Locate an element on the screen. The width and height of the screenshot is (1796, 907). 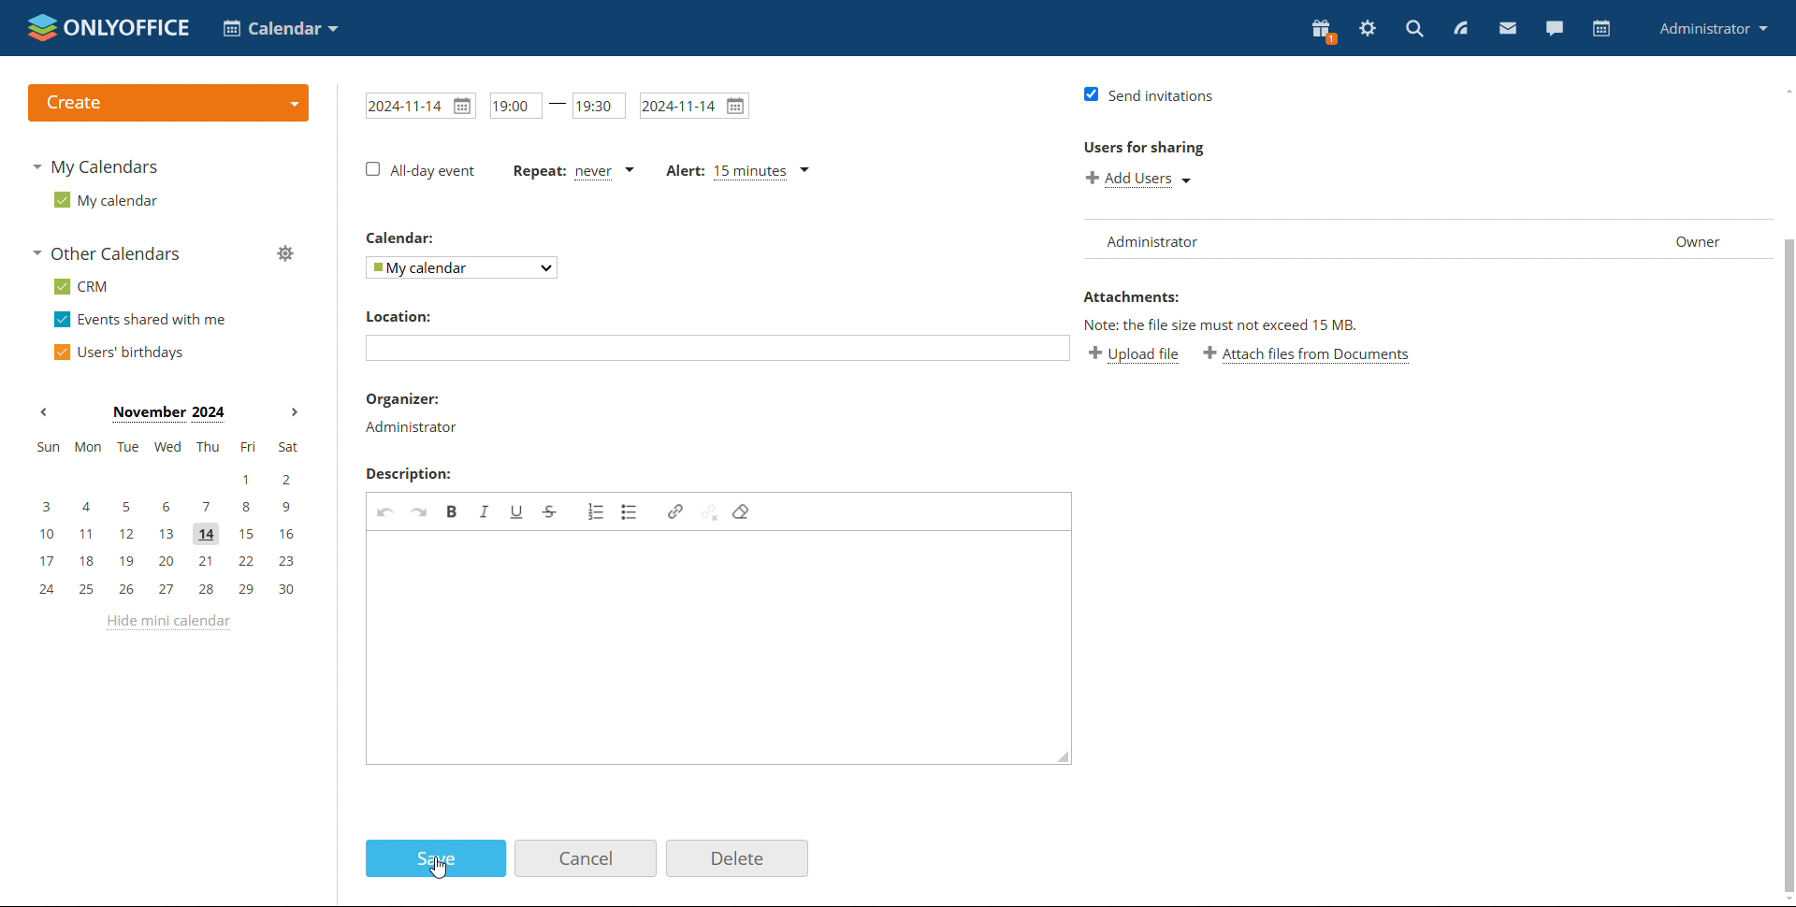
add guests is located at coordinates (1143, 179).